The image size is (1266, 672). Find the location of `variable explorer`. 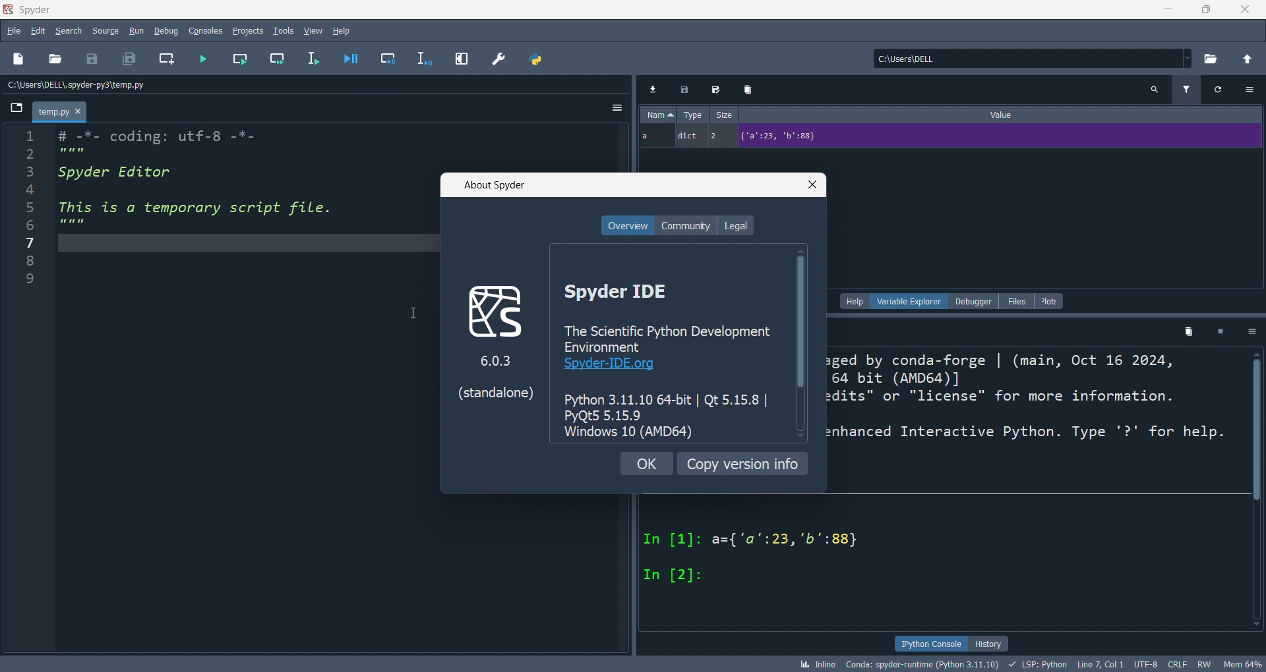

variable explorer is located at coordinates (909, 300).